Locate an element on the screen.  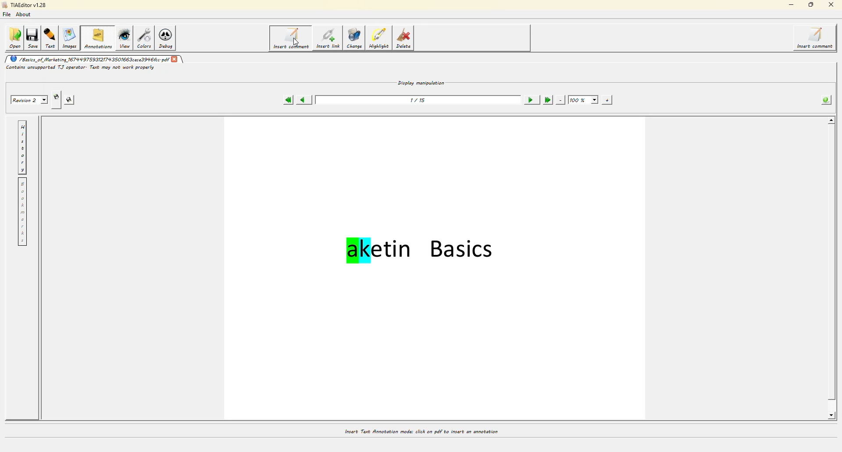
display manipulation is located at coordinates (421, 82).